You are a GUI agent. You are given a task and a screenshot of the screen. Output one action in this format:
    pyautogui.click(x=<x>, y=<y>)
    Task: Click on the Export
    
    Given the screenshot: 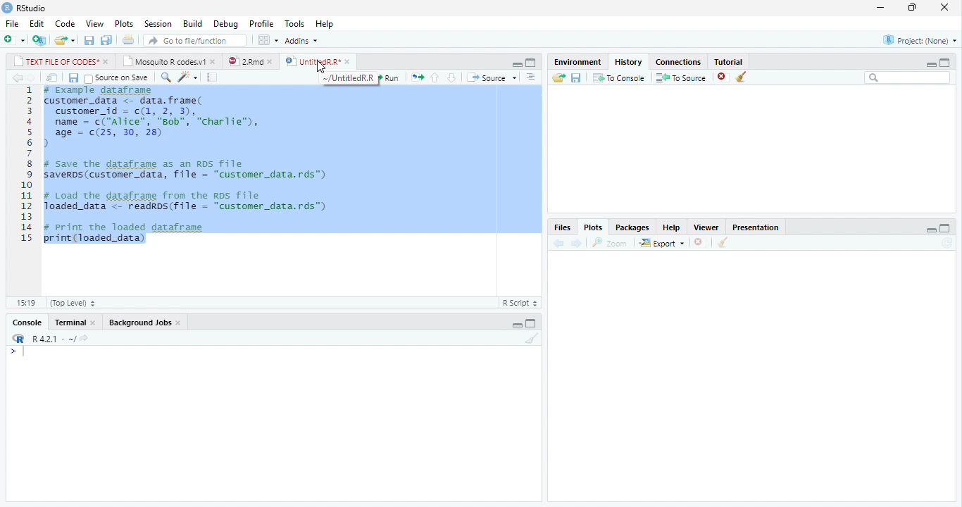 What is the action you would take?
    pyautogui.click(x=661, y=243)
    